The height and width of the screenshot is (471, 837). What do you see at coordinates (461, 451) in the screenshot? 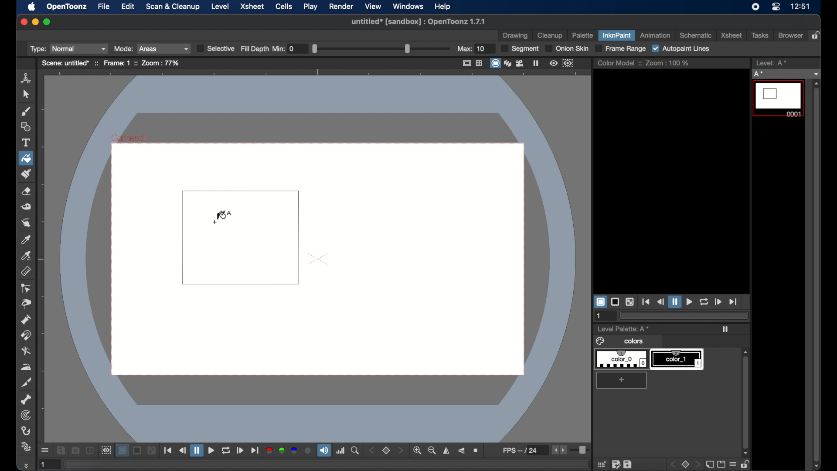
I see `flip vertically` at bounding box center [461, 451].